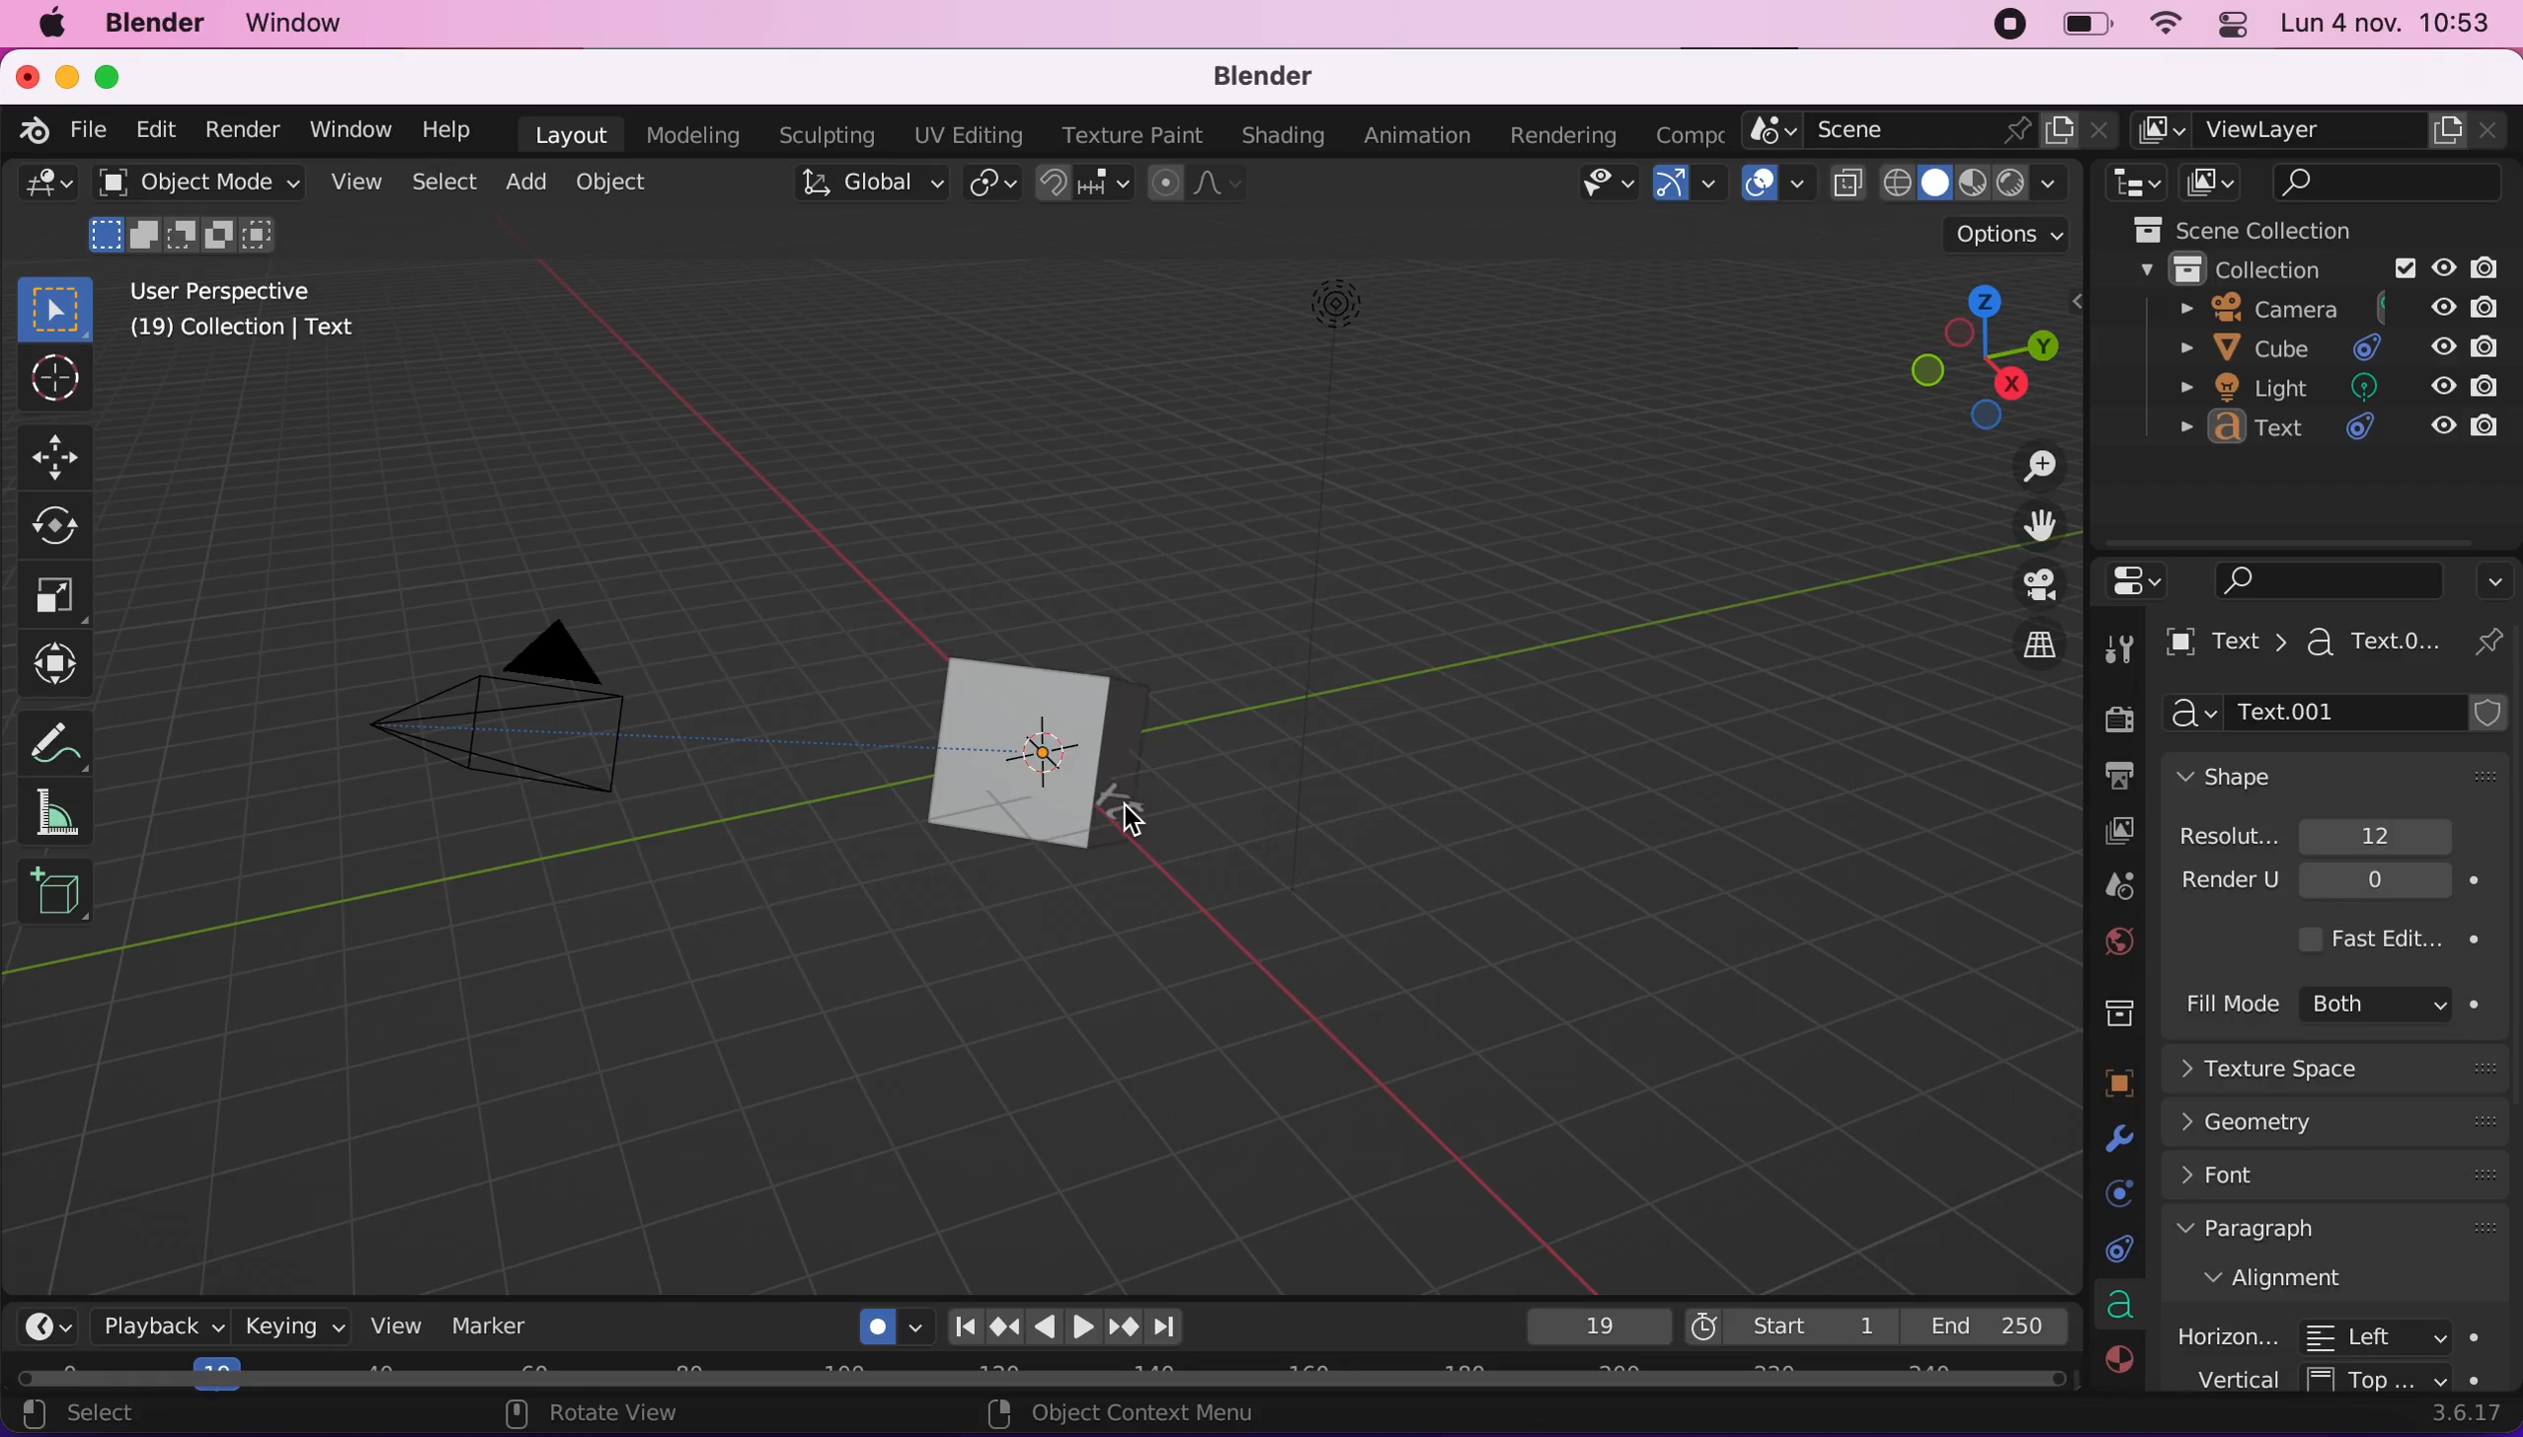  What do you see at coordinates (362, 187) in the screenshot?
I see `view` at bounding box center [362, 187].